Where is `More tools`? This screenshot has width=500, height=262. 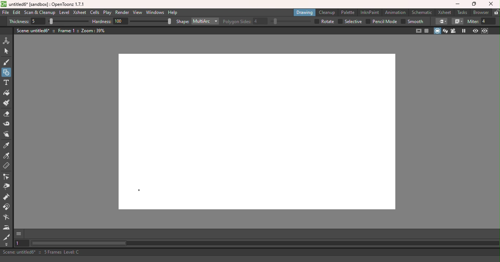 More tools is located at coordinates (7, 244).